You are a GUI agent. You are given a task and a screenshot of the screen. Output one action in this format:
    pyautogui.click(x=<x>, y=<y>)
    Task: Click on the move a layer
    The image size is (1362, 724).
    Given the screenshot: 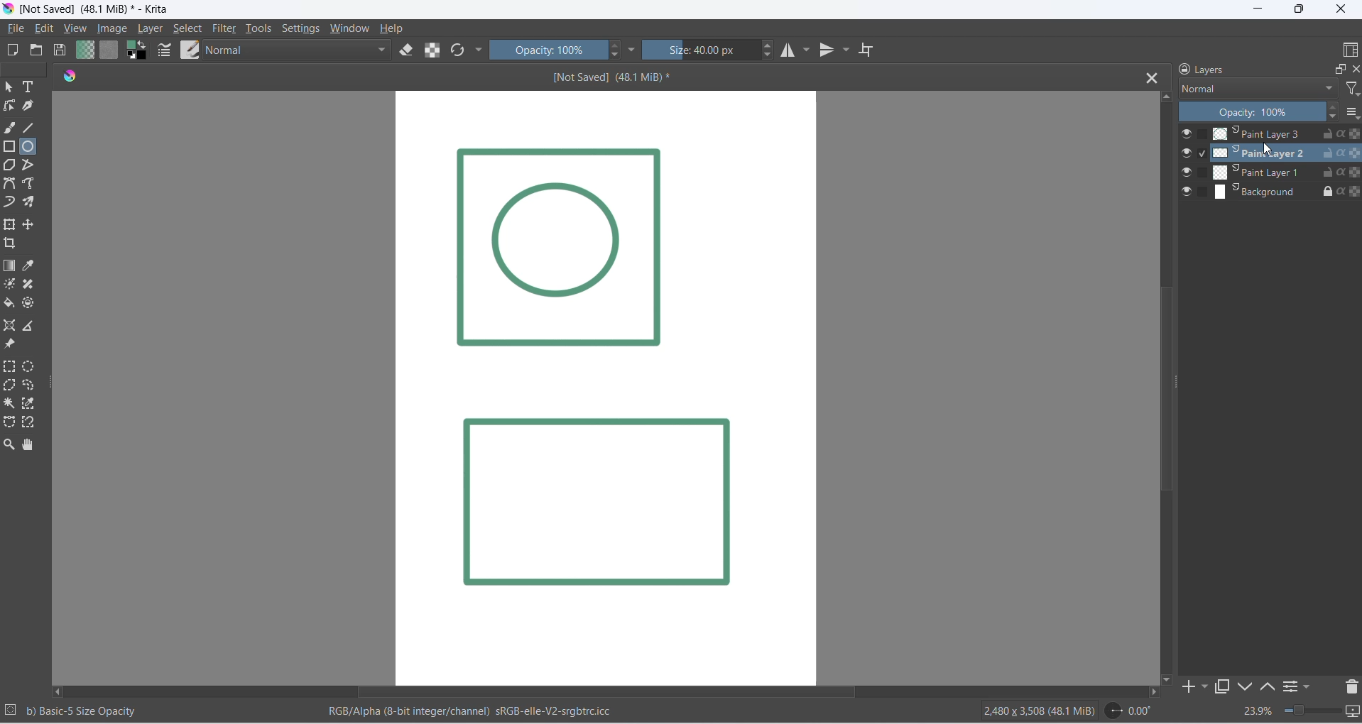 What is the action you would take?
    pyautogui.click(x=33, y=224)
    